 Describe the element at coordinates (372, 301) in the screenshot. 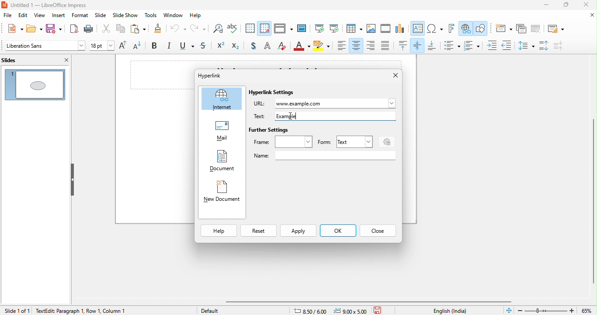

I see `horizontal scroll bar` at that location.